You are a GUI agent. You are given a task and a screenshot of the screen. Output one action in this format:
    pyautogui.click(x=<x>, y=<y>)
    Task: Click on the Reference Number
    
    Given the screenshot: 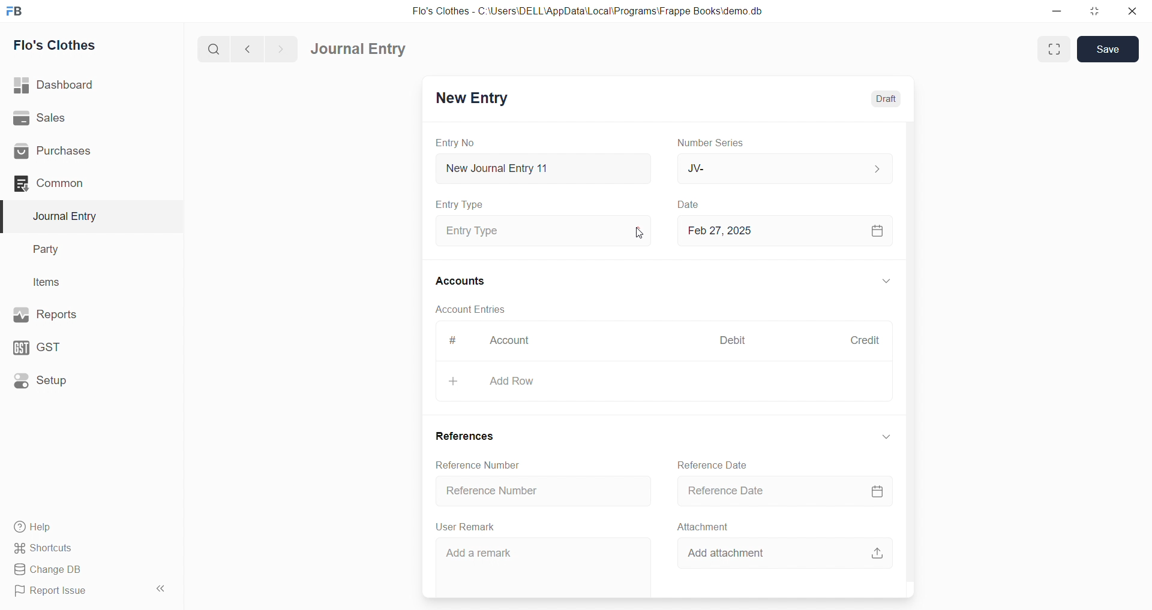 What is the action you would take?
    pyautogui.click(x=479, y=465)
    